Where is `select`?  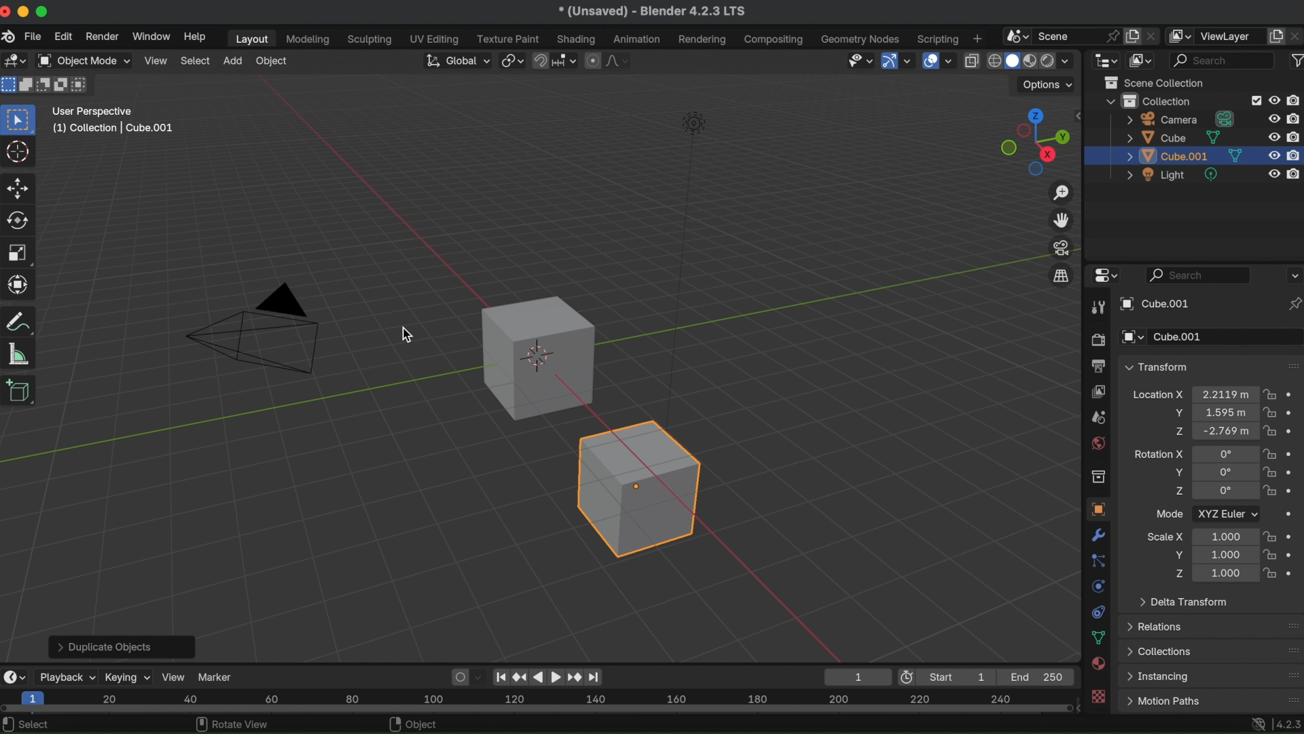 select is located at coordinates (196, 60).